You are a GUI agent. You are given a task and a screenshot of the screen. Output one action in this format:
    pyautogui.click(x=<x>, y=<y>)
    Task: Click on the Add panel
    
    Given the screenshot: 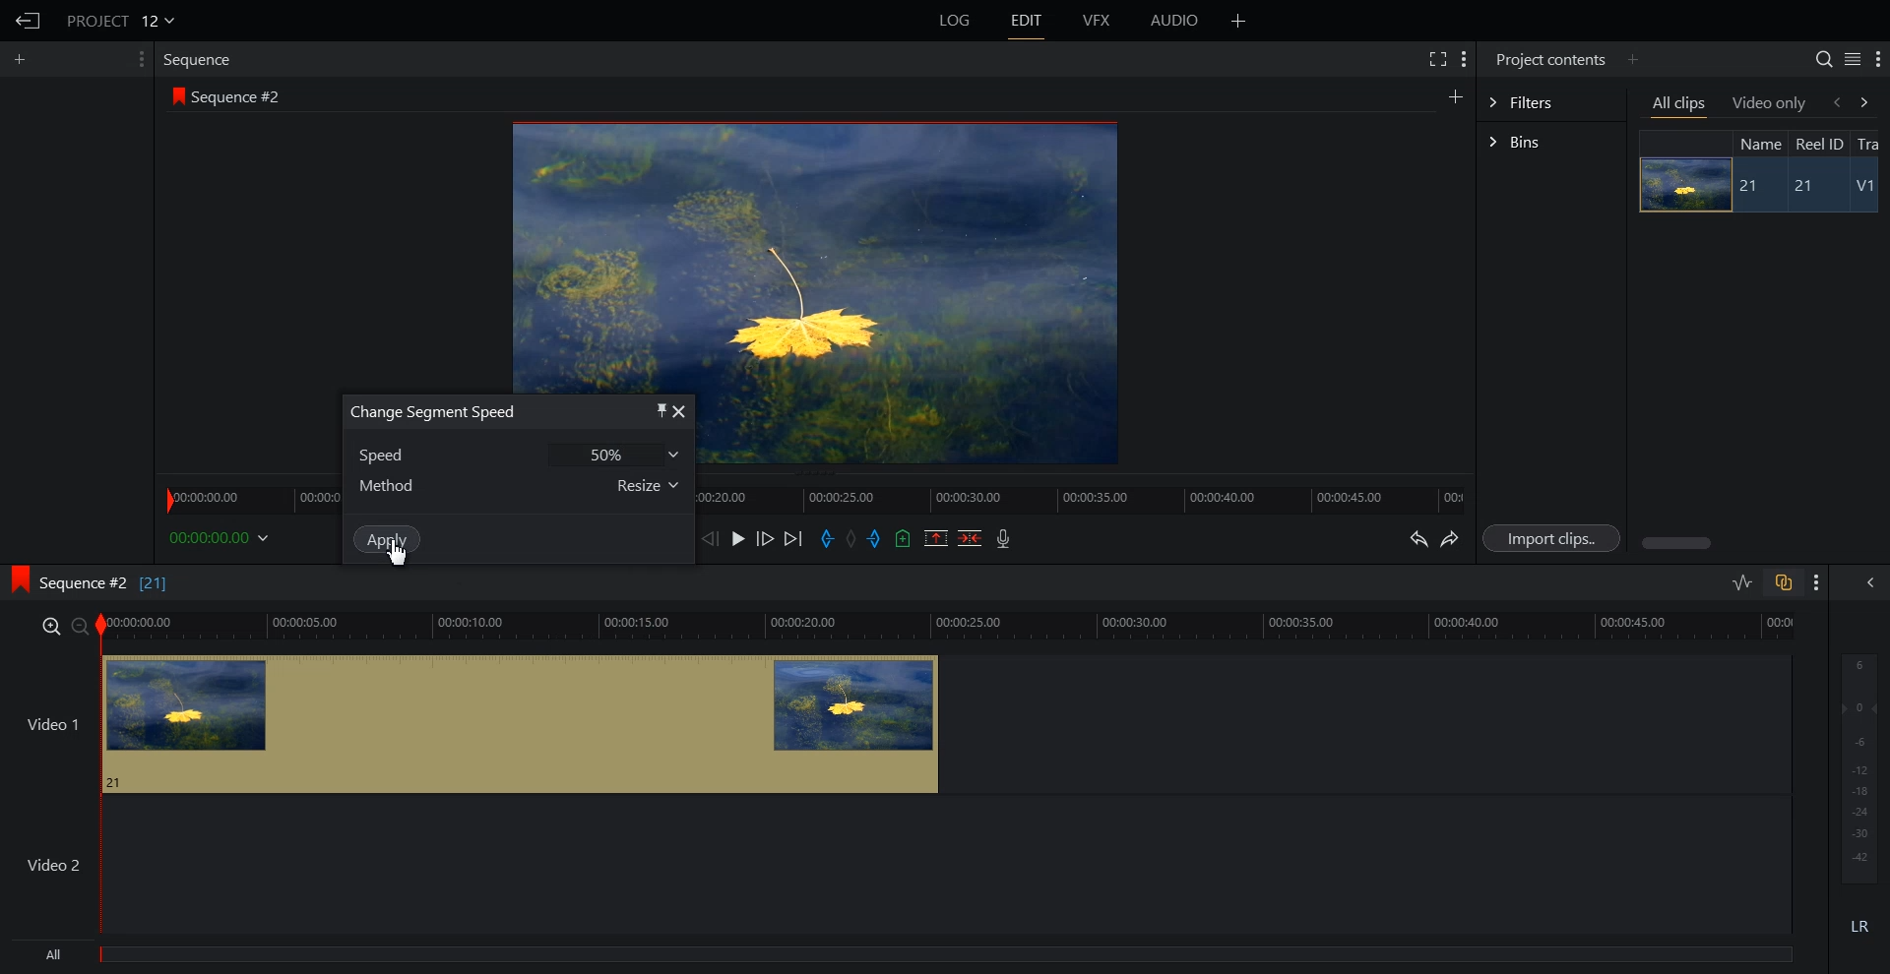 What is the action you would take?
    pyautogui.click(x=1455, y=95)
    